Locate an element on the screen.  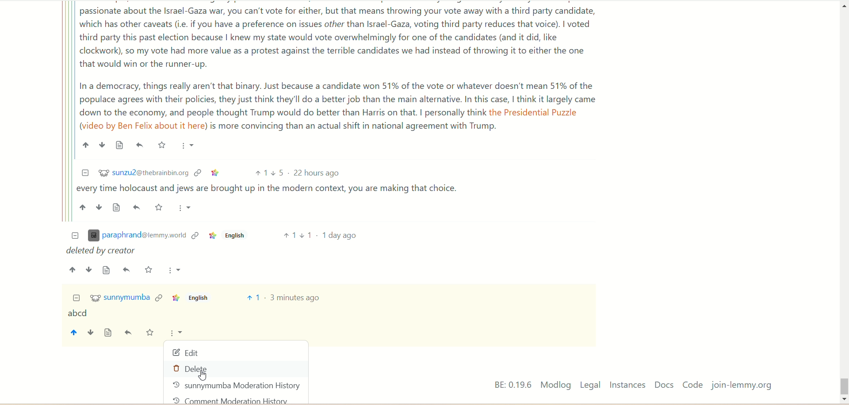
| every time holocaust and jews are brought up in the modern context, you are making that choice. is located at coordinates (271, 190).